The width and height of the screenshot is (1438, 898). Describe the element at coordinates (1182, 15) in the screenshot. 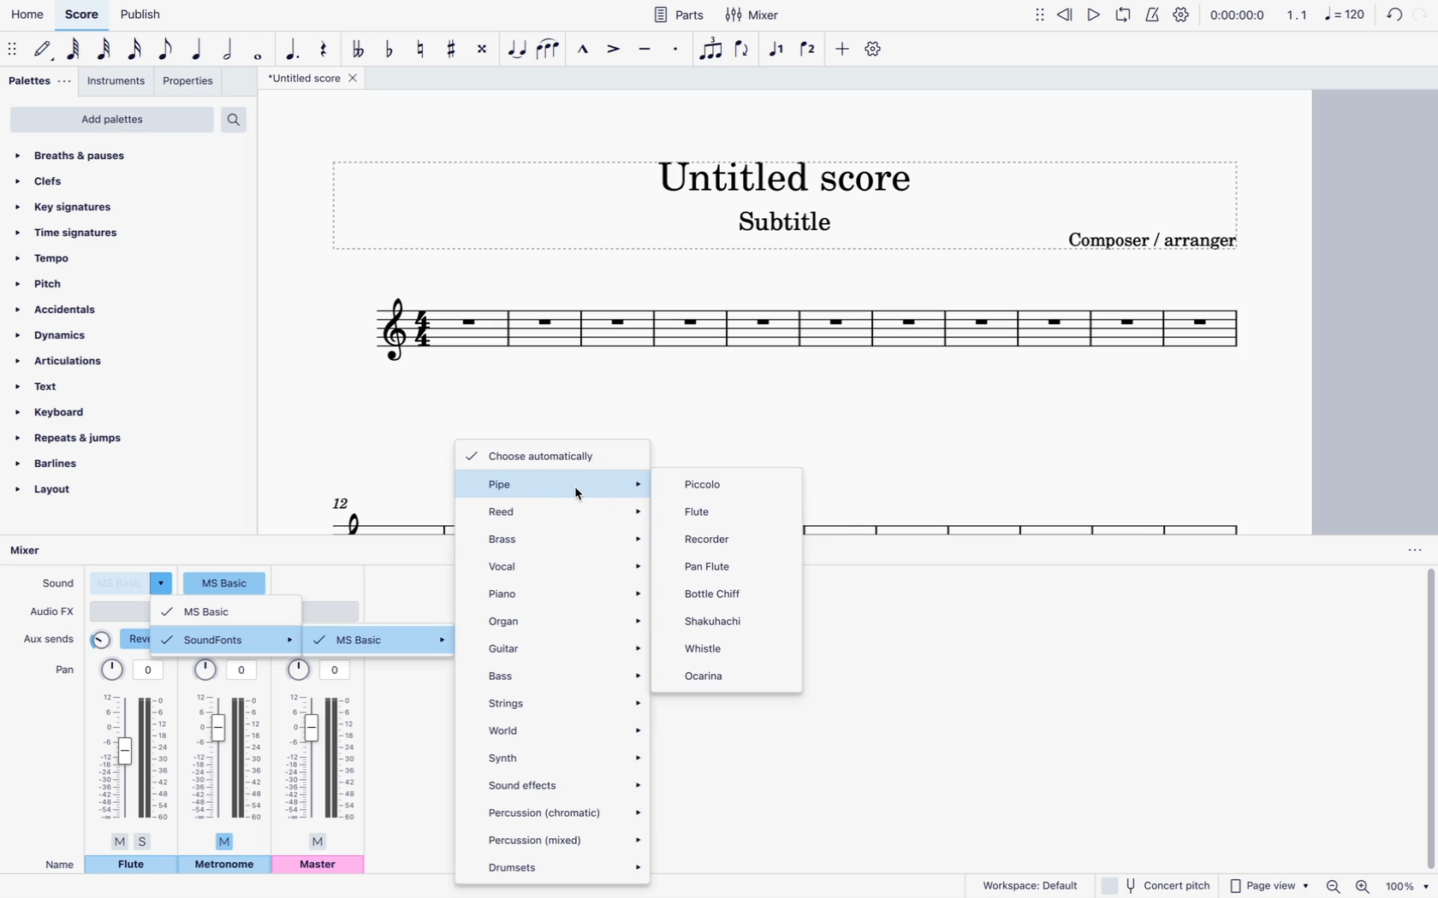

I see `settings` at that location.